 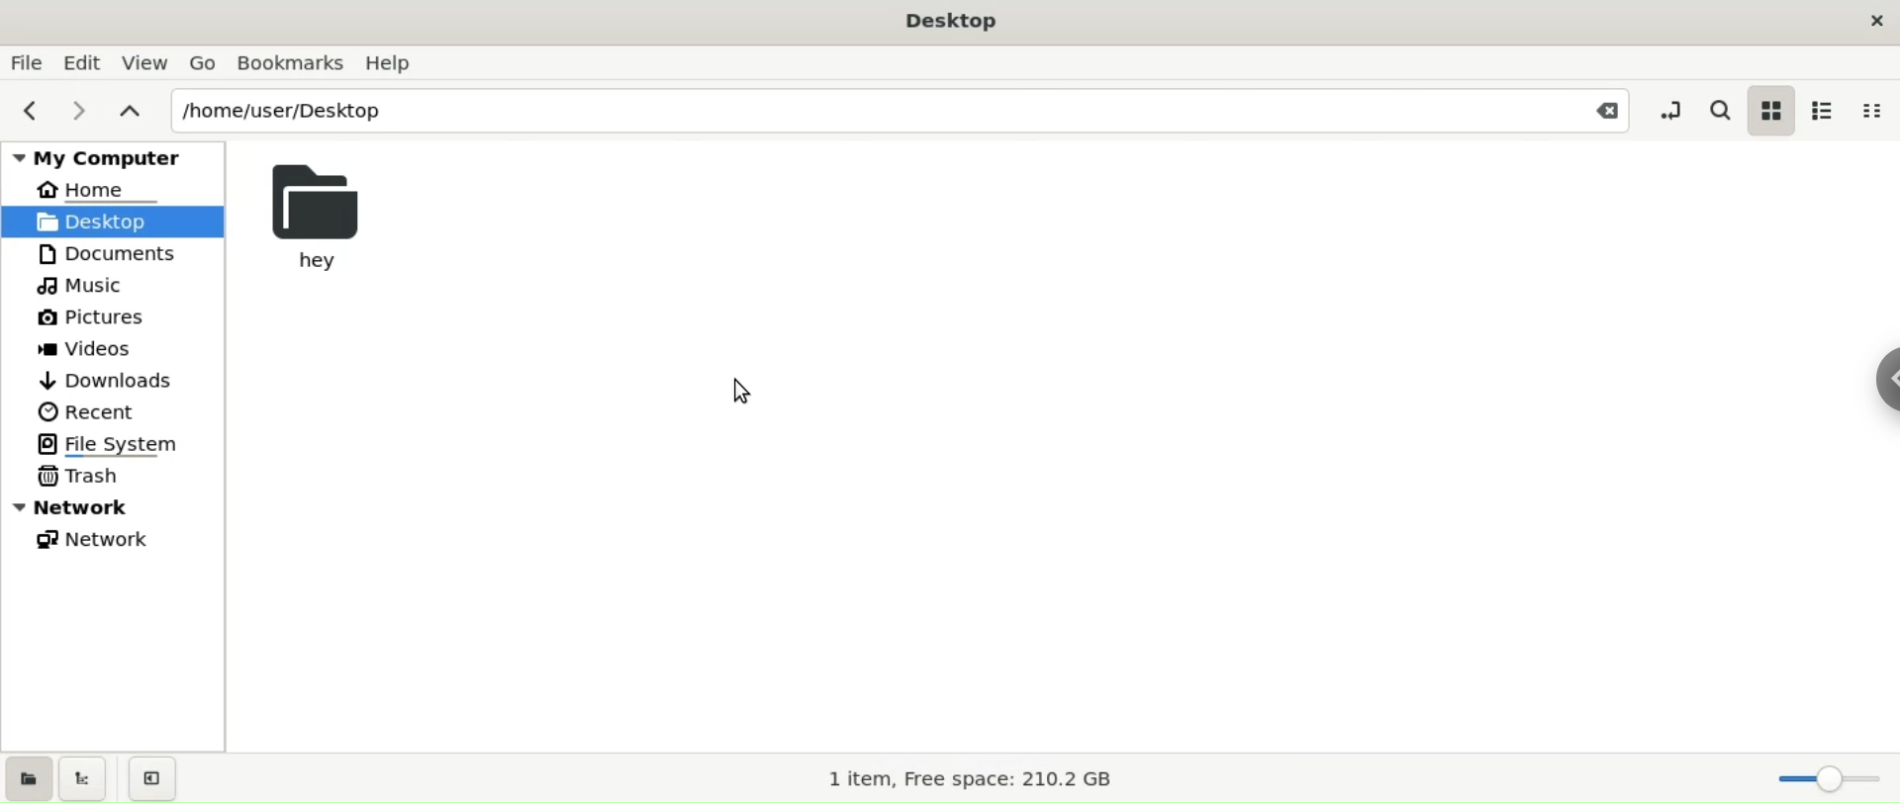 I want to click on list view, so click(x=1830, y=112).